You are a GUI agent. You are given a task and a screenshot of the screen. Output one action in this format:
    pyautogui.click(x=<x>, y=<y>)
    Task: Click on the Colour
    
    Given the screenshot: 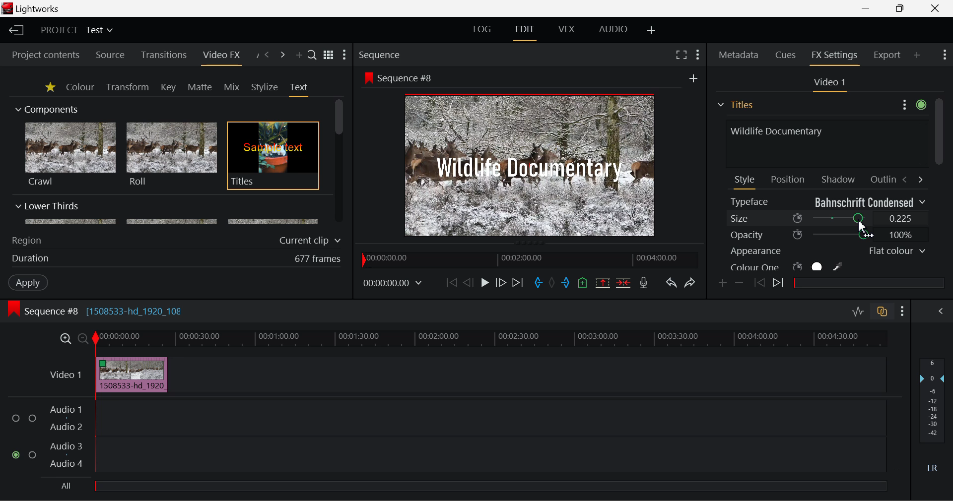 What is the action you would take?
    pyautogui.click(x=80, y=86)
    